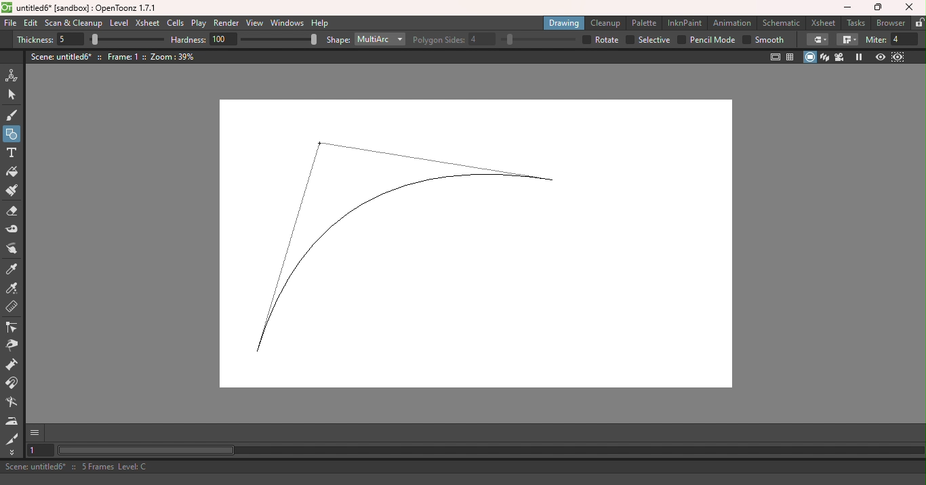 This screenshot has height=485, width=926. Describe the element at coordinates (337, 41) in the screenshot. I see `Shape` at that location.